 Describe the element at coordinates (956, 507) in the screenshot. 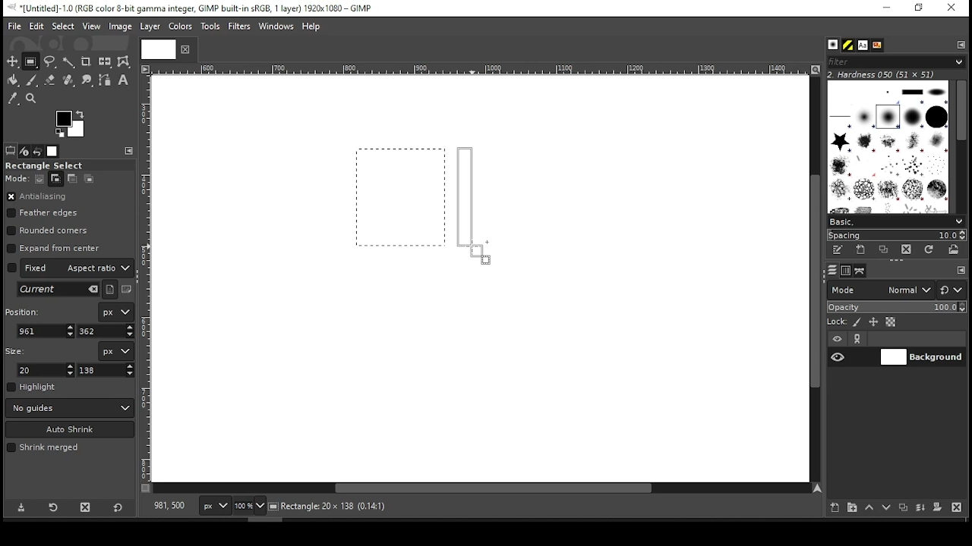

I see `delete layer` at that location.